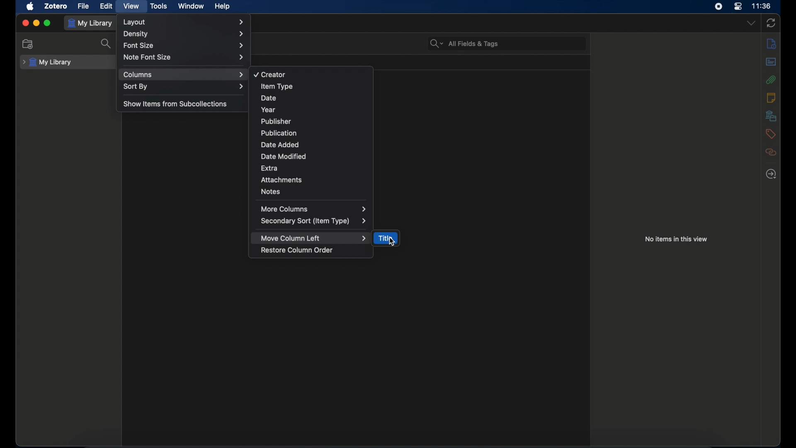 This screenshot has width=796, height=448. I want to click on view, so click(131, 6).